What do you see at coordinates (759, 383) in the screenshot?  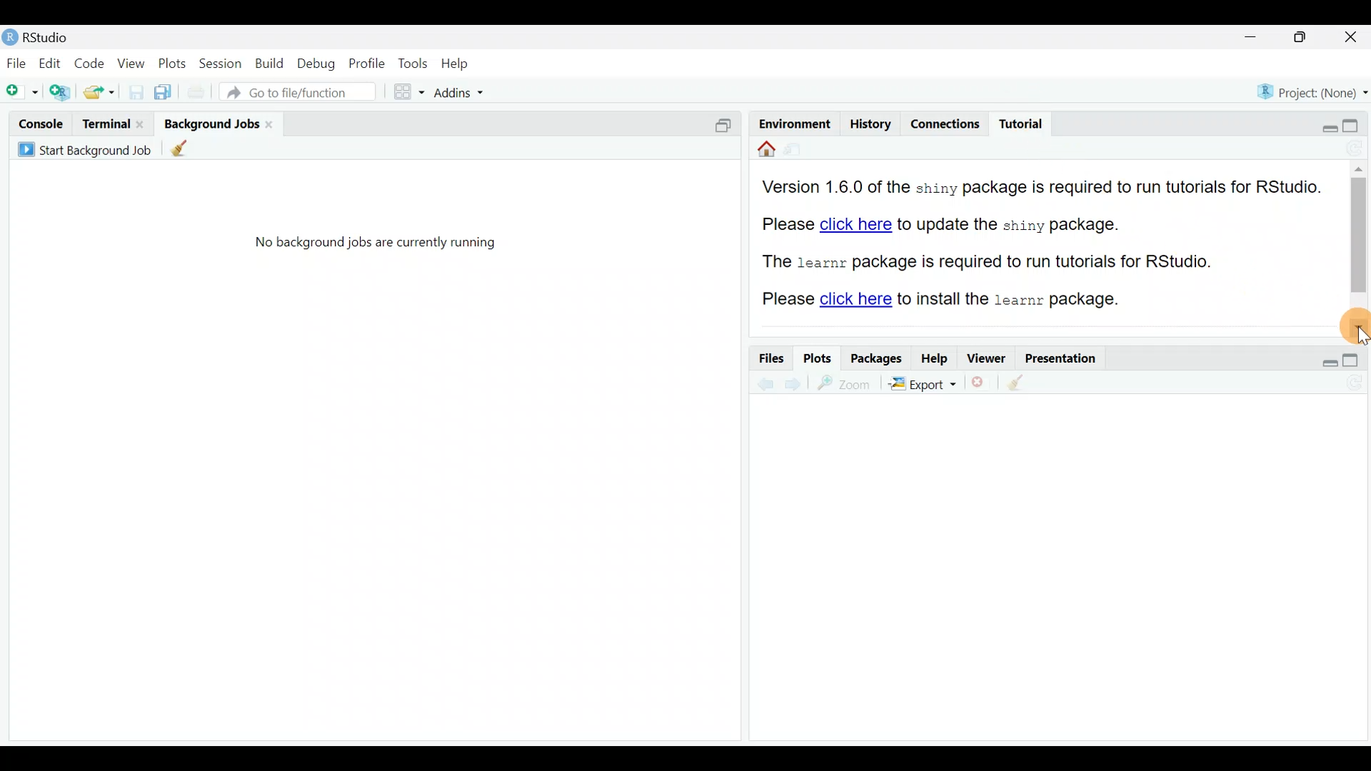 I see `Previous plot` at bounding box center [759, 383].